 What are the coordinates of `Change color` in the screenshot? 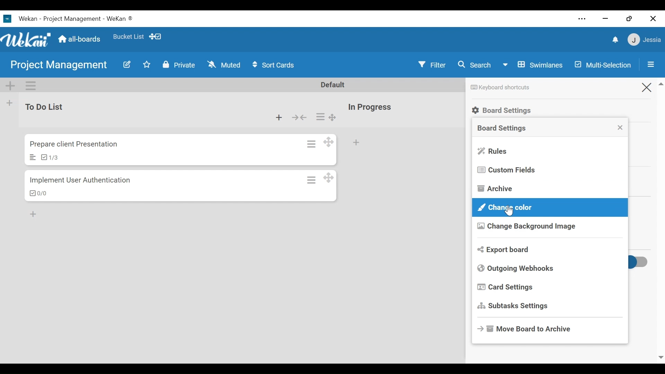 It's located at (549, 207).